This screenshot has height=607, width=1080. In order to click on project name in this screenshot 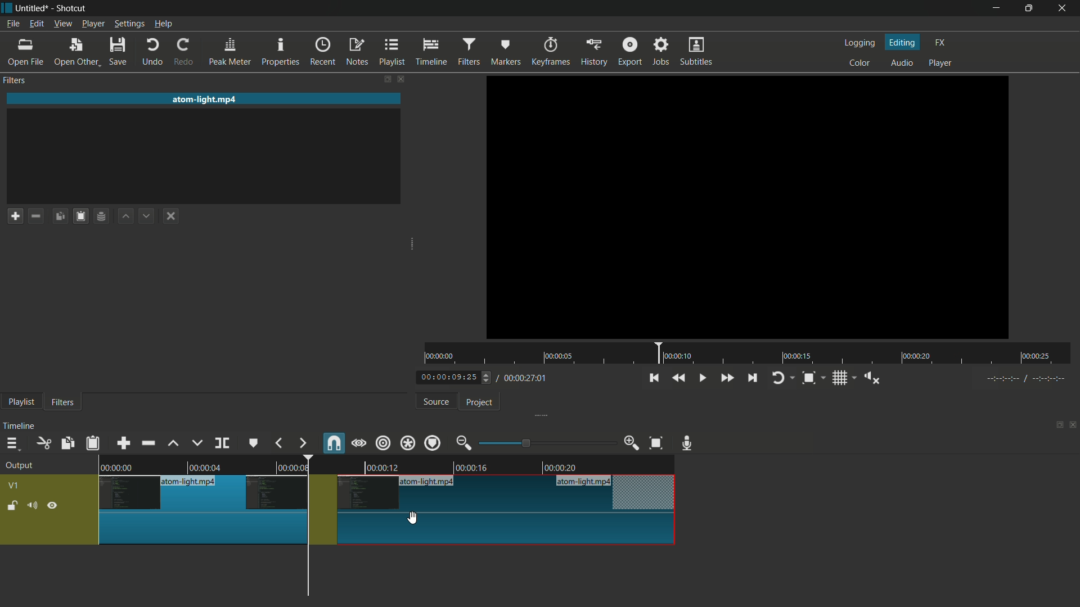, I will do `click(34, 8)`.